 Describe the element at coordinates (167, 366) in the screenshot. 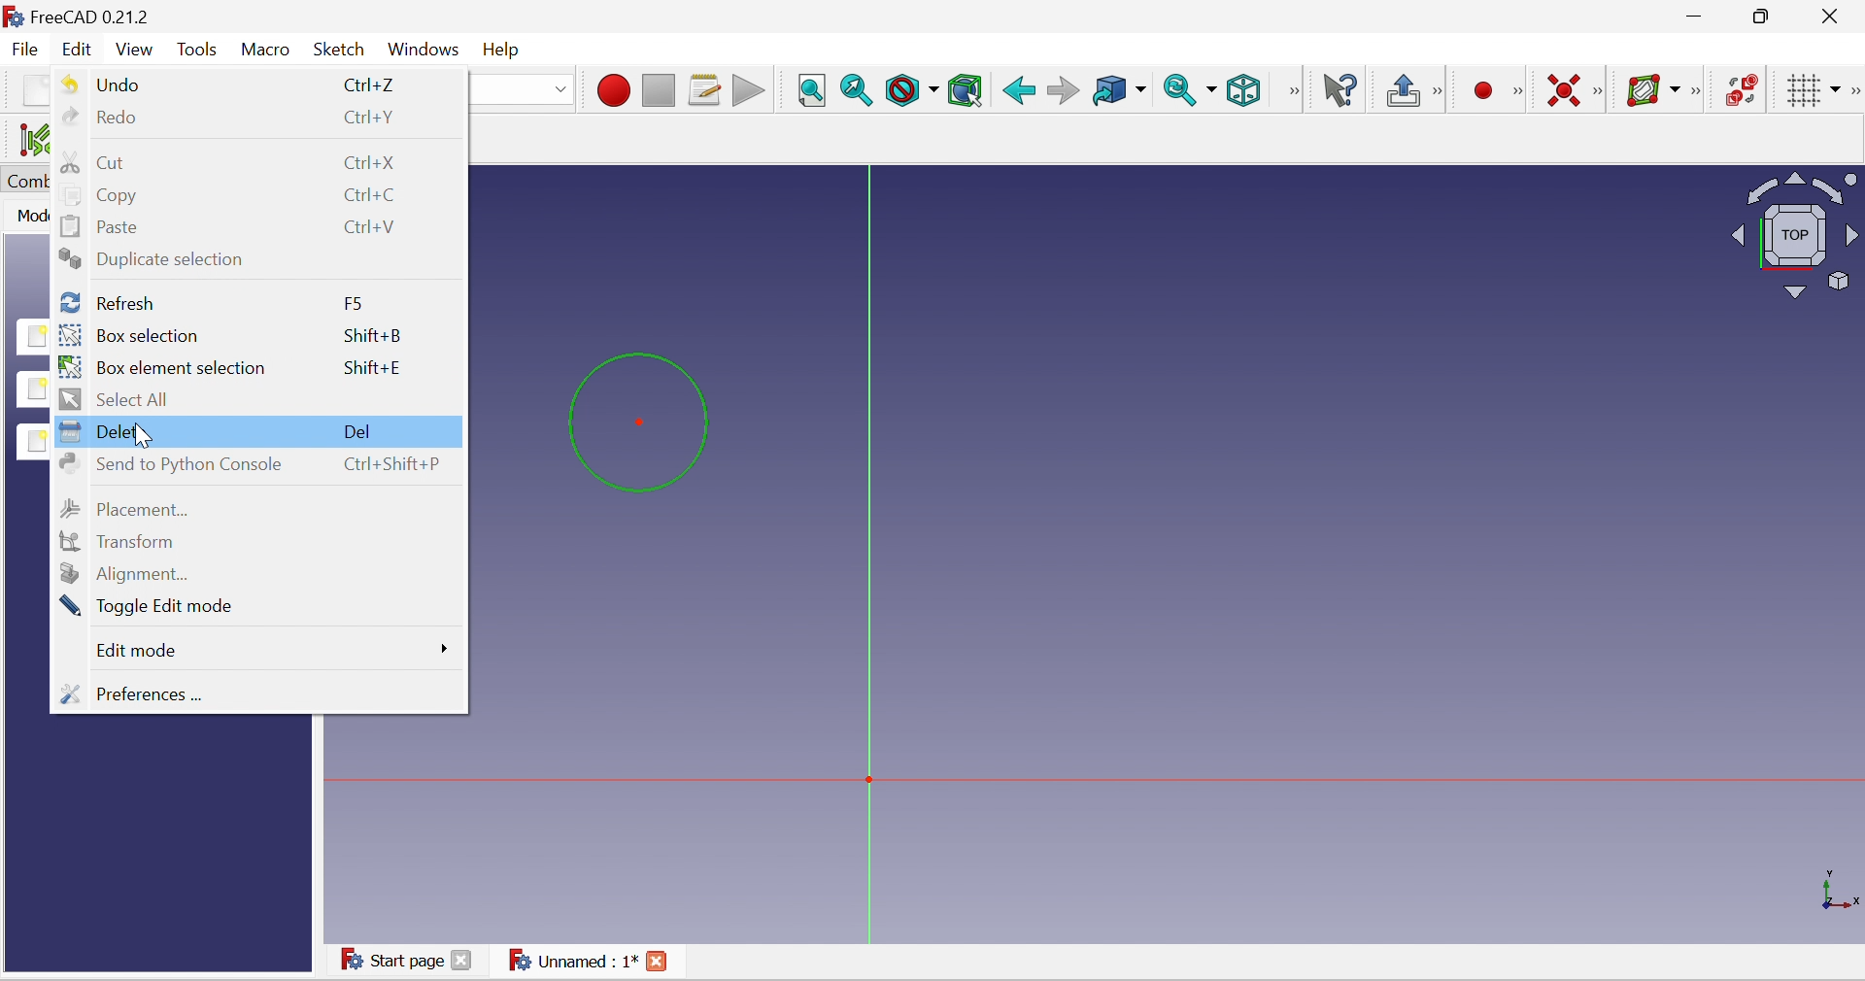

I see `Box element selection` at that location.